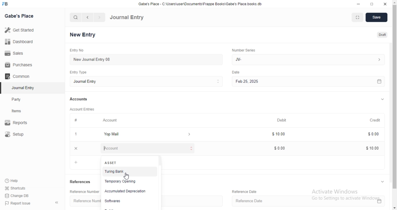 The width and height of the screenshot is (397, 210). Describe the element at coordinates (83, 34) in the screenshot. I see `New Entry` at that location.